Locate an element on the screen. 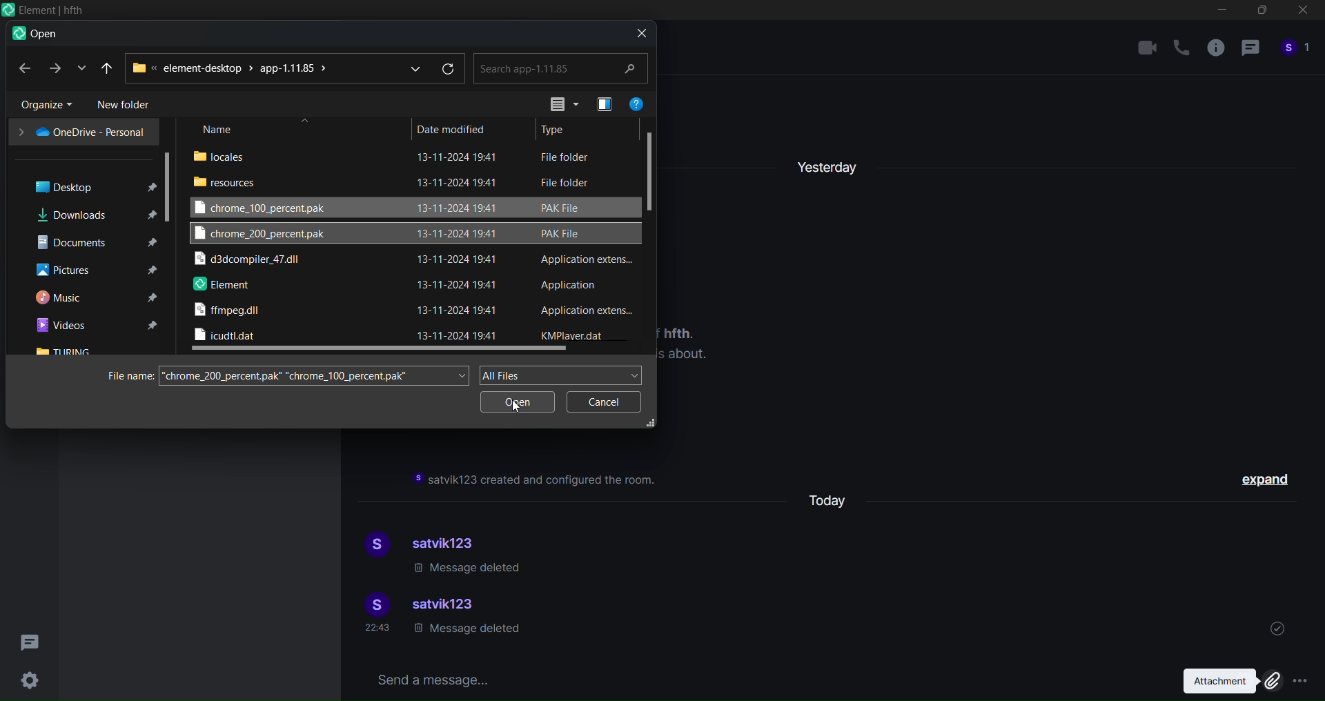 The width and height of the screenshot is (1325, 701). close dialog is located at coordinates (638, 32).